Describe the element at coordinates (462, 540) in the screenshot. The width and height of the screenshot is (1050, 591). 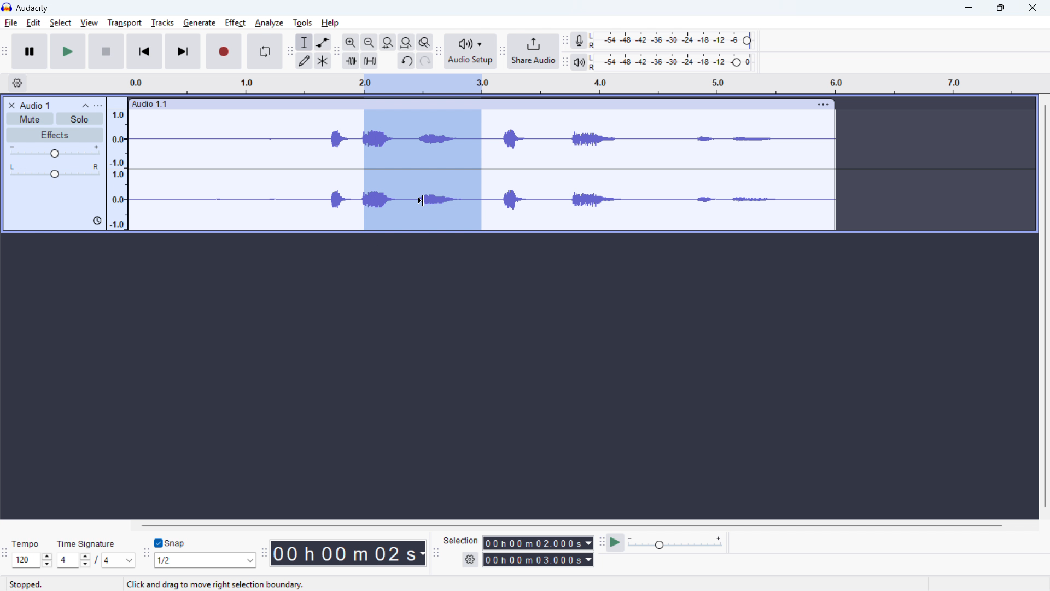
I see `Selection` at that location.